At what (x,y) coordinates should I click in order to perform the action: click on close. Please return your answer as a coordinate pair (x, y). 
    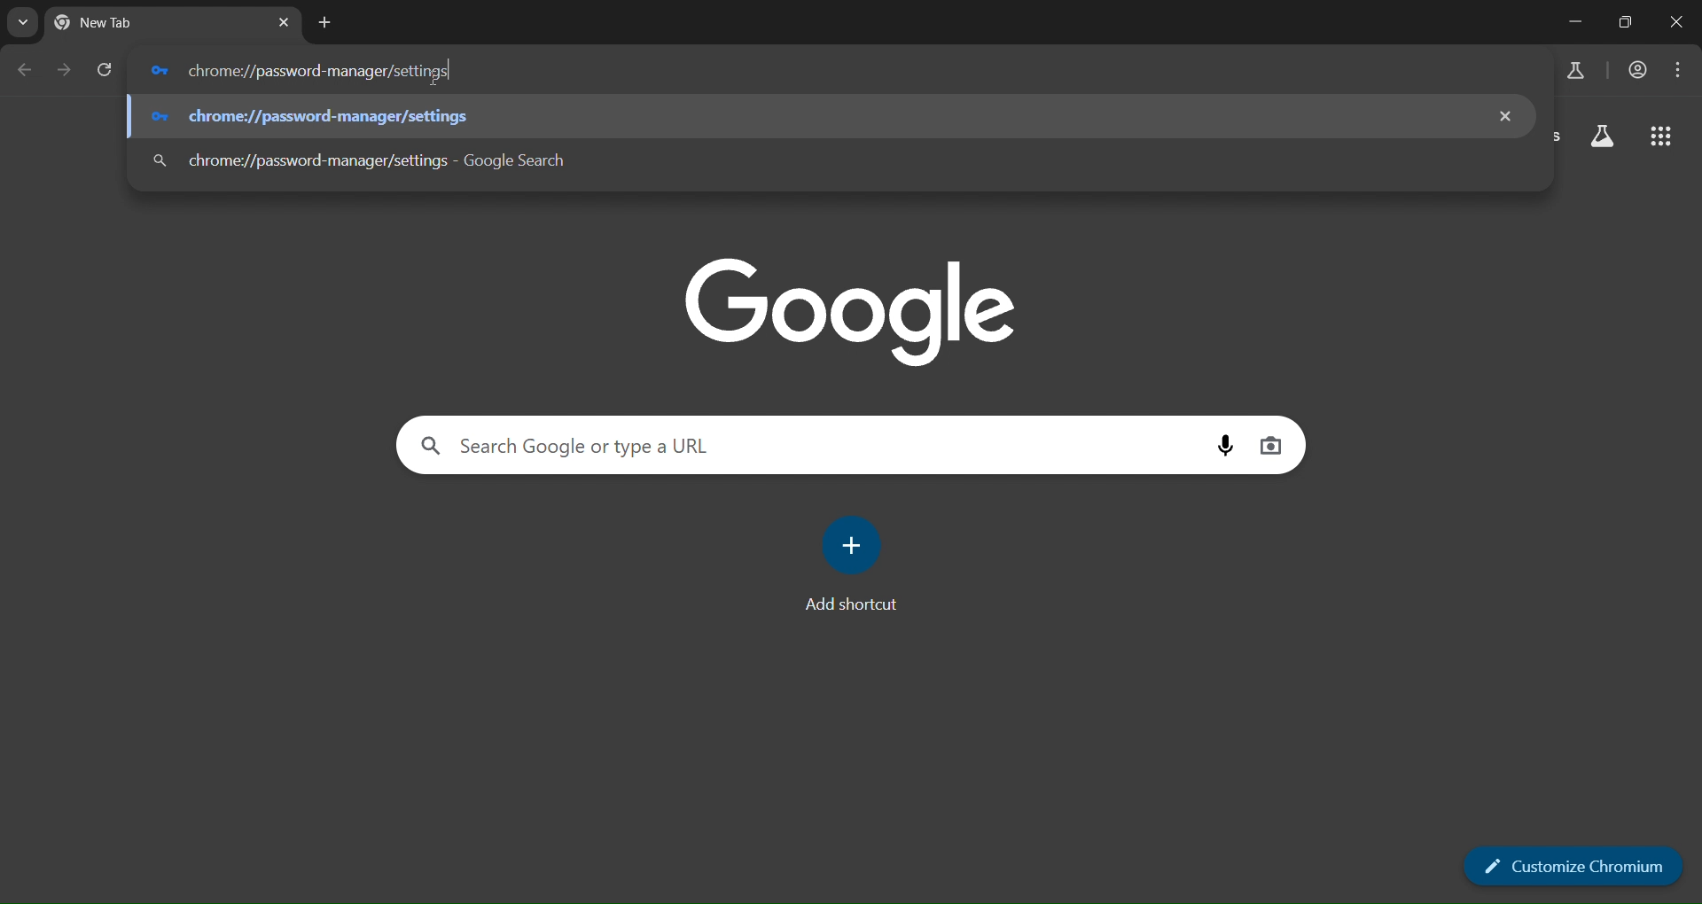
    Looking at the image, I should click on (1509, 117).